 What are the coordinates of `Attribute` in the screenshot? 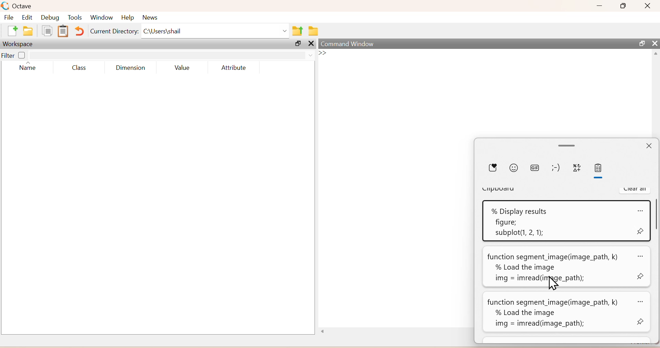 It's located at (232, 68).